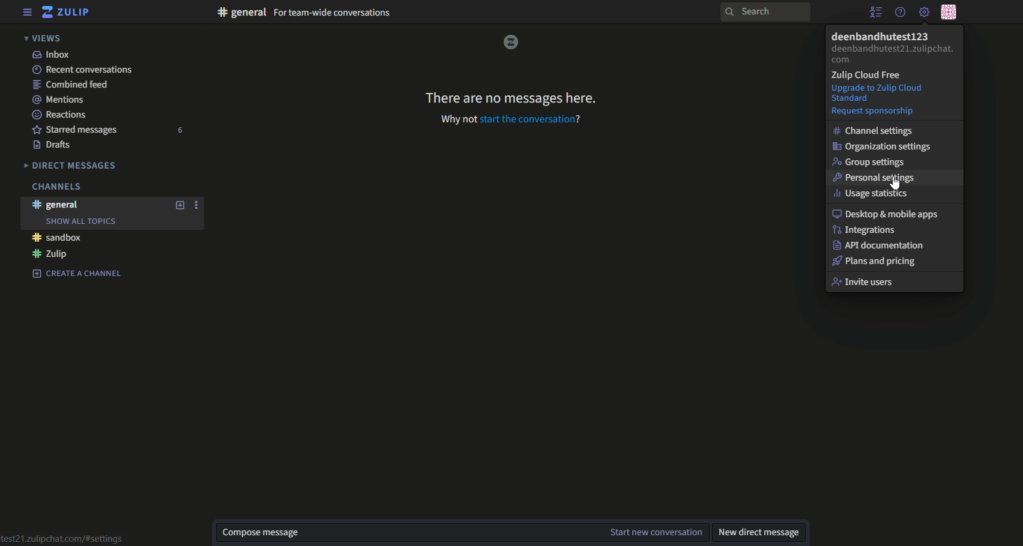  I want to click on User name, so click(880, 36).